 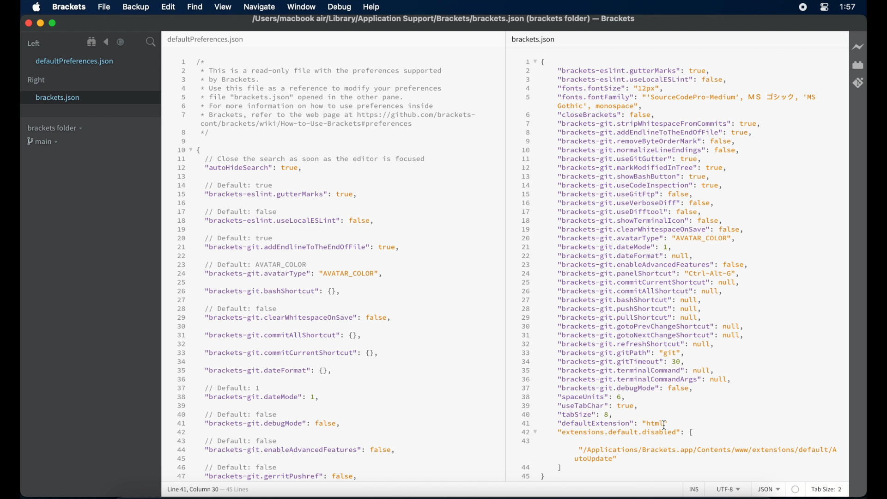 What do you see at coordinates (325, 269) in the screenshot?
I see `1 /x

2 x This is a read-only file with the preferences supported

3 by Brackets.

4 x Use this file as a reference to modify your preferences

5 x file "brackets.json" opened in the other pane.

6 x For more information on how to use preferences inside

7 x Brackets, refer to the web page at https://github.com/brackets-
cont/brackets/wiki/How-to-Use-Brackets#preferences

8 x

9

107 {

11 // Close the search as soon as the editor is focused

12 "autoHideSearch": true,

13

14 // Default: true

15 "brackets-eslint.gutterMarks": true,

16

17 // Default: false

18 "brackets-eslint.useLocalESLint": false,

19

20 // Default: true

21 "brackets-git.addEndlineToTheEndOfFile": true,

22

23 // Default: AVATAR_COLOR

24 "brackets-git.avatarType": "AVATAR_COLOR",

25

26 "brackets-git.bashshortcut": {},

27

28 // Default: false

29 "brackets-git.clearWhitespaceOnSave": false,

30

31 "brackets-git.commitAllShortcut": {},

32

33 "brackets-git.commitCurrentShortcut": {},

34

35  "brackets-git.dateFormat": {},

36

37 // Default: 1

38 "brackets-git.dateMode": 1,

39

40 // Default: false

41 "brackets-git.debughode": false,

42

43 // Default: false

44 "brackets-git.enableAdvancedFeatures": false,

45

46 // Default: false

47  "brackets-git.gerritPushref": false,` at bounding box center [325, 269].